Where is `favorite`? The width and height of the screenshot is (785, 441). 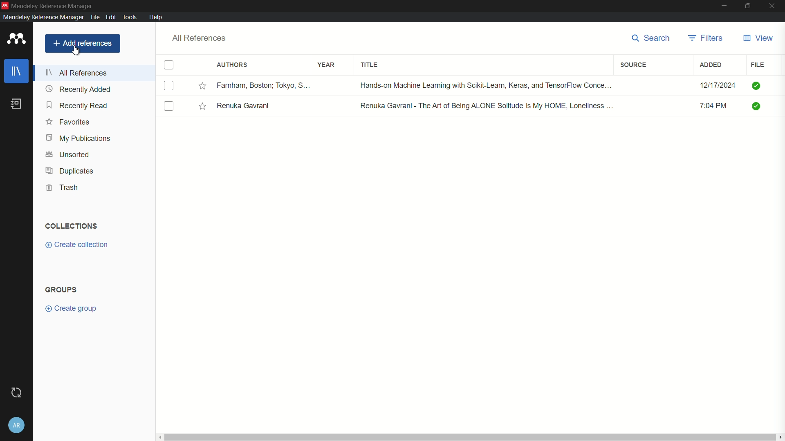
favorite is located at coordinates (68, 122).